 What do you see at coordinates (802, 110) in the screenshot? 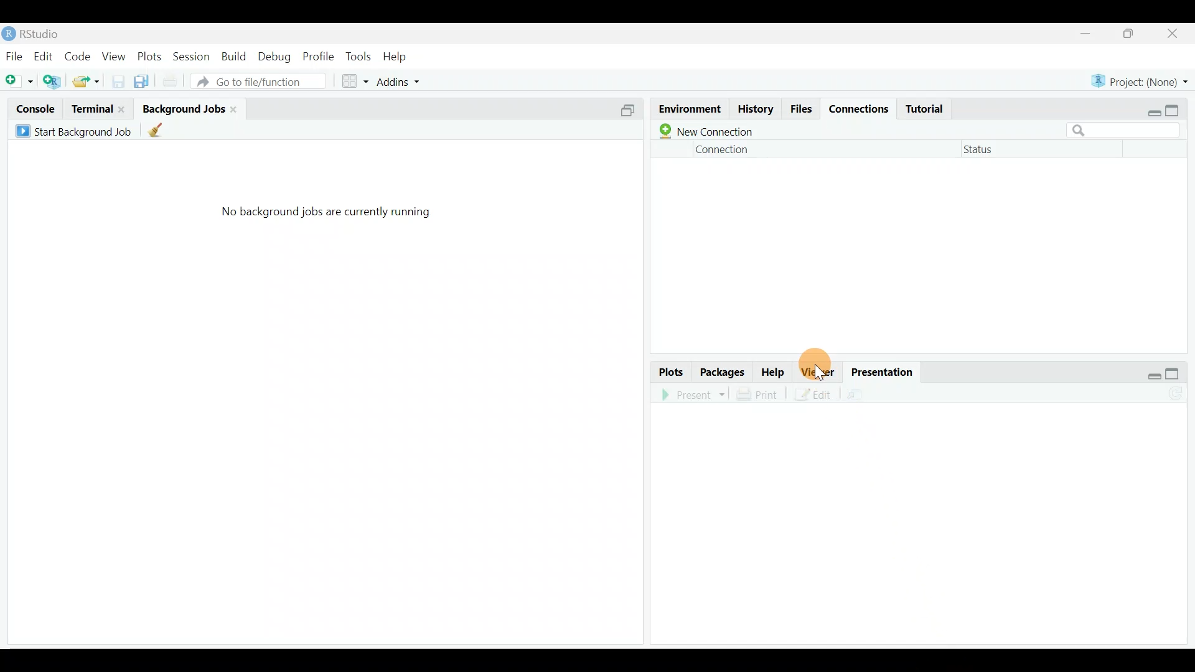
I see `Files` at bounding box center [802, 110].